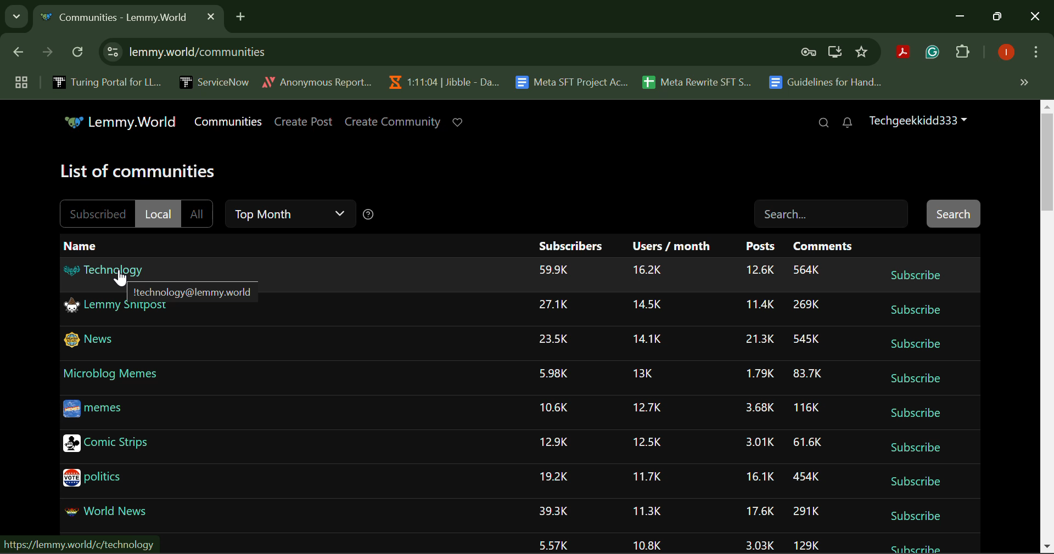 The height and width of the screenshot is (554, 1054). What do you see at coordinates (810, 52) in the screenshot?
I see `Verify Security ` at bounding box center [810, 52].